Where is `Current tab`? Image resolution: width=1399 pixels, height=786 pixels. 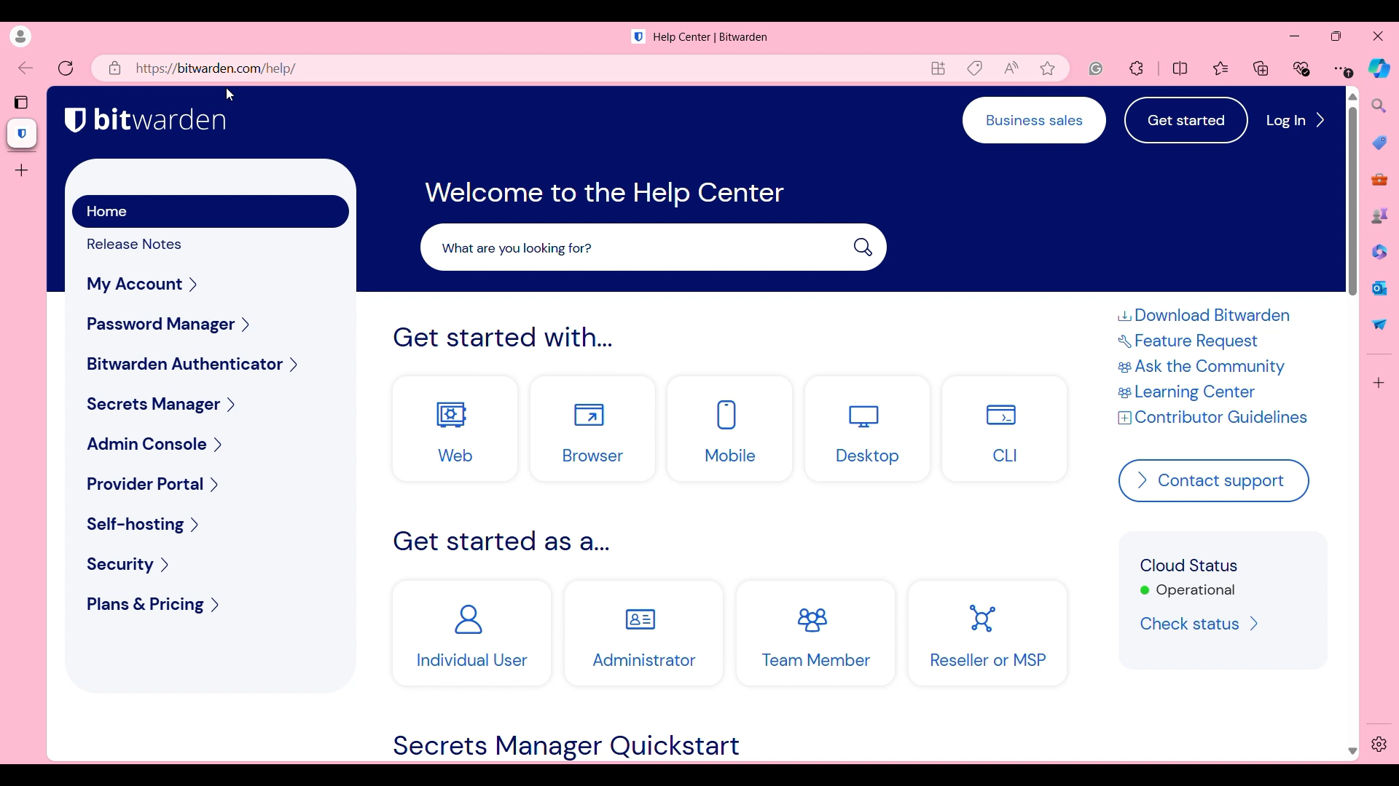
Current tab is located at coordinates (23, 134).